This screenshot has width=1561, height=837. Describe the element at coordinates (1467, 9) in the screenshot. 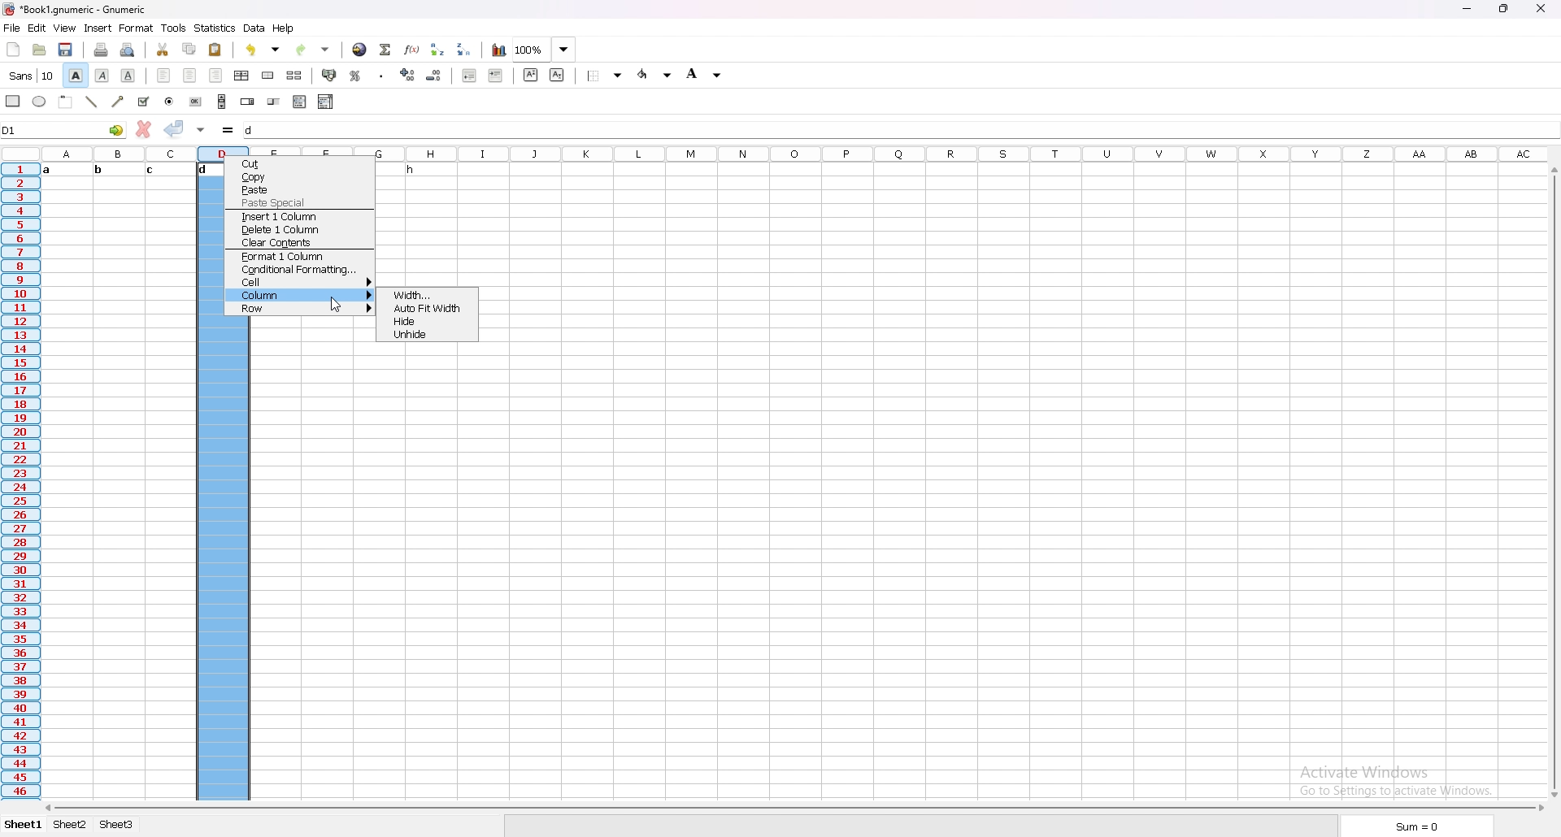

I see `minimize` at that location.